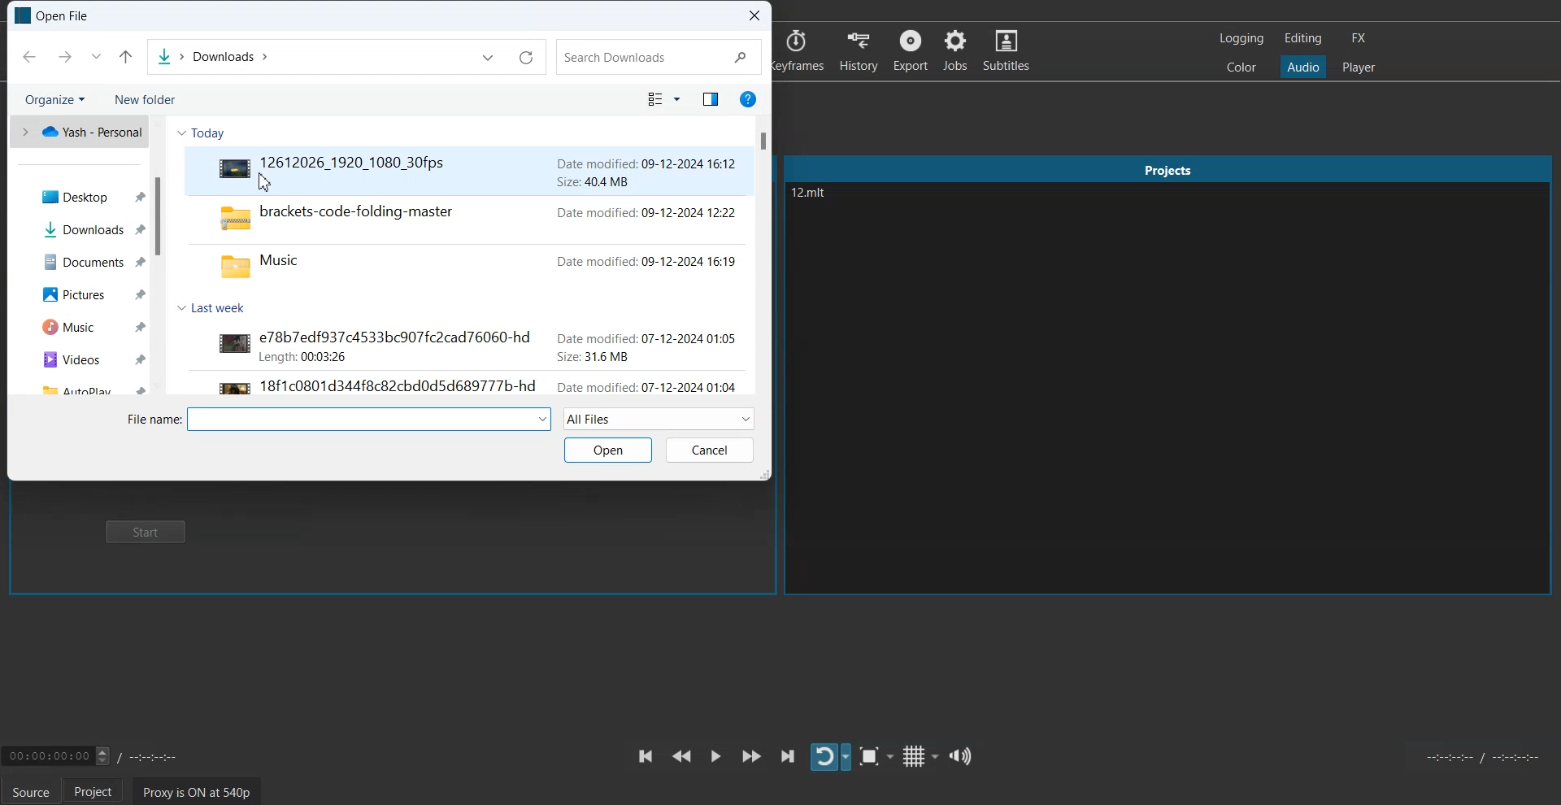 This screenshot has height=805, width=1561. What do you see at coordinates (681, 756) in the screenshot?
I see `Play quickly backwards` at bounding box center [681, 756].